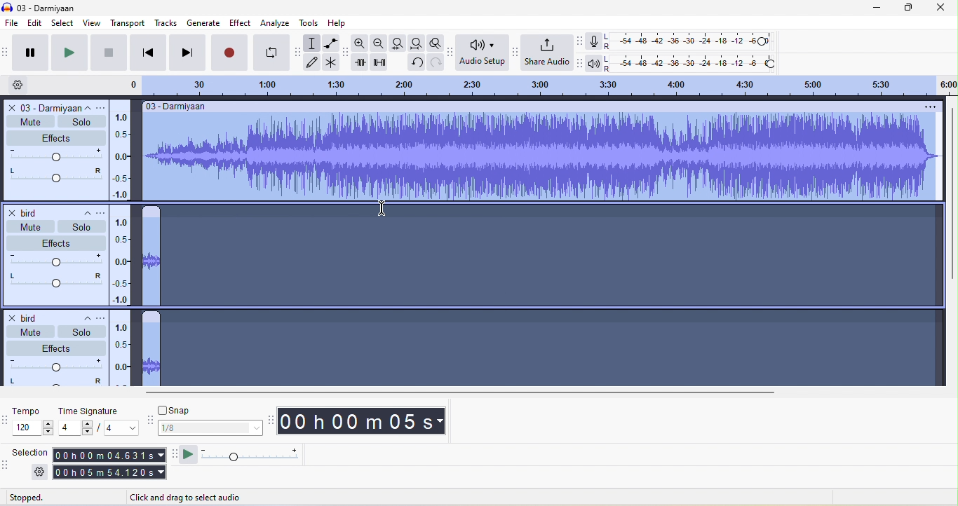 Image resolution: width=958 pixels, height=506 pixels. I want to click on click and drag to define a looping region, so click(532, 86).